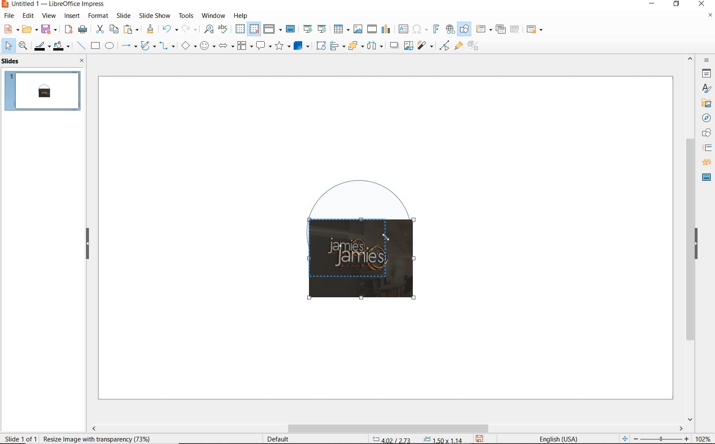 This screenshot has height=444, width=715. I want to click on scrollbar, so click(386, 428).